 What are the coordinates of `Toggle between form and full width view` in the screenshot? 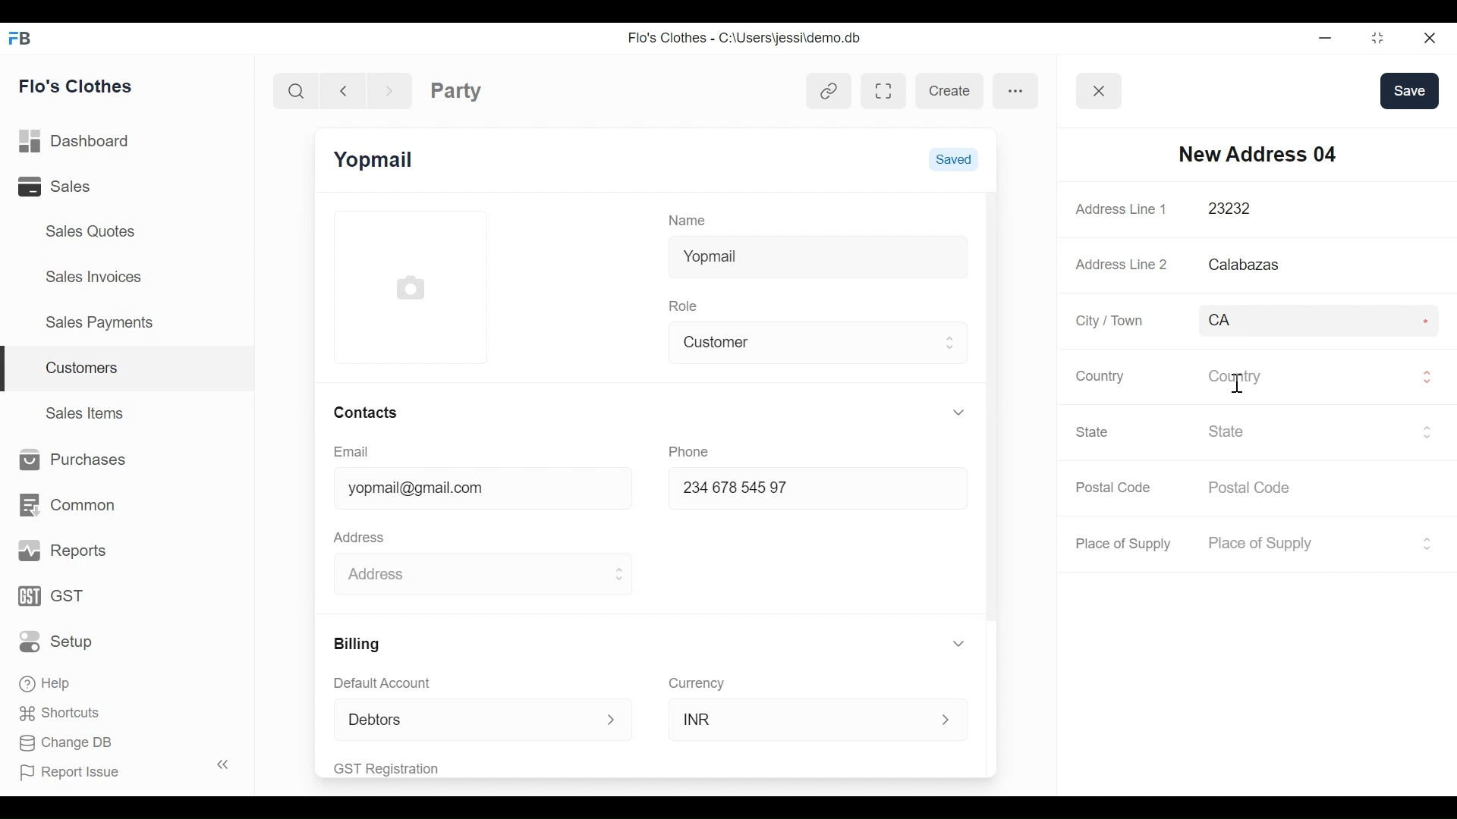 It's located at (884, 91).